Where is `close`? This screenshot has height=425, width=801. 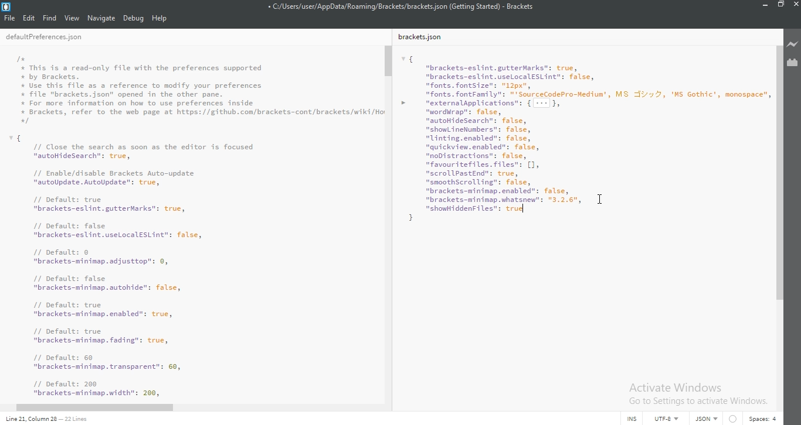
close is located at coordinates (795, 7).